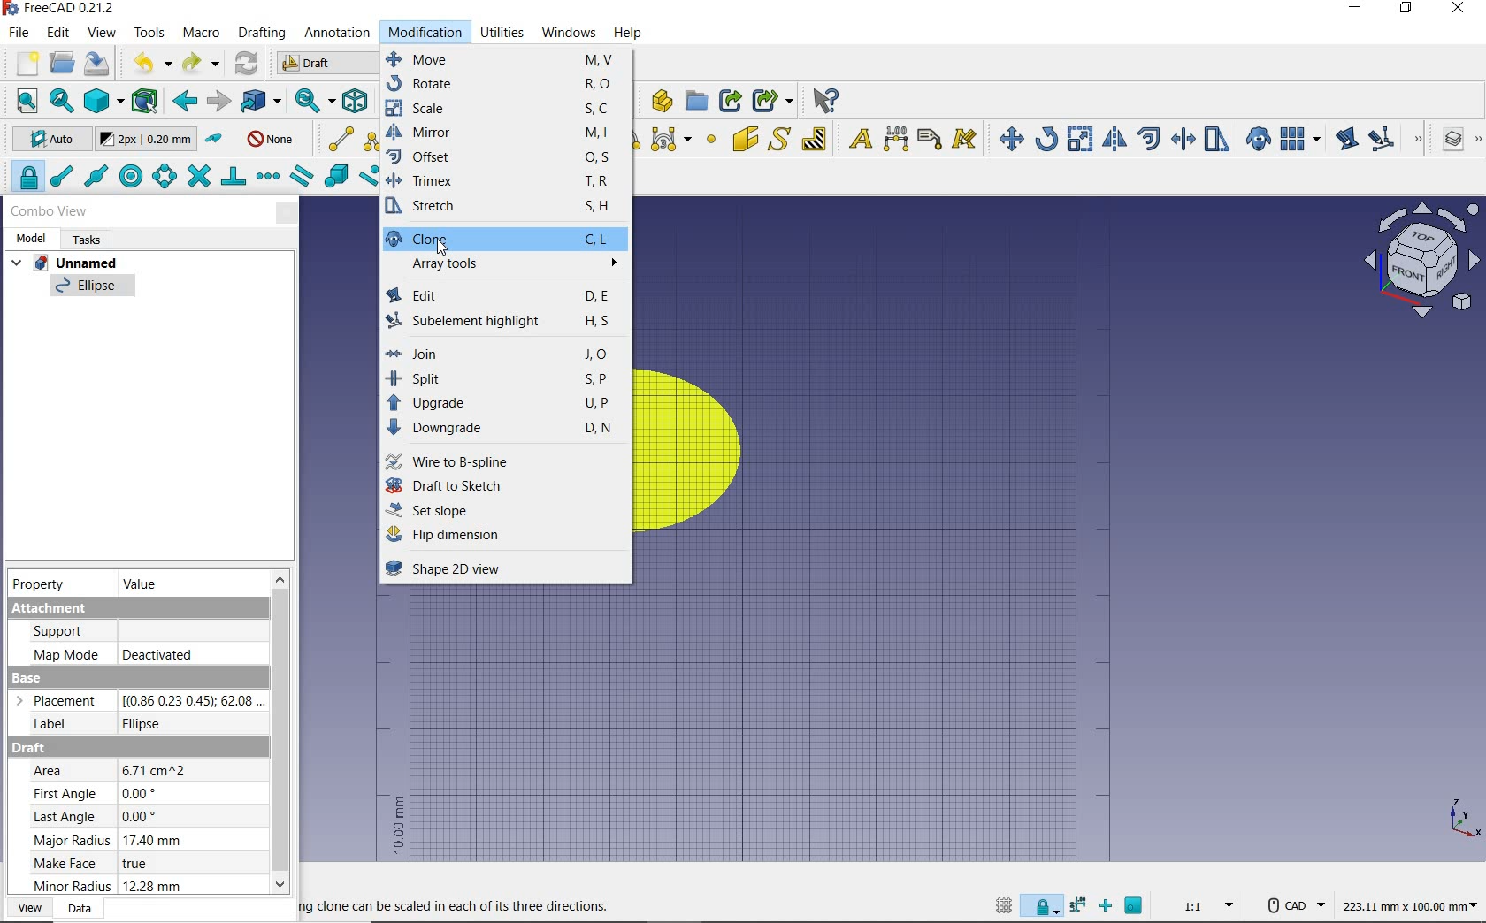 The height and width of the screenshot is (923, 1486). I want to click on scale, so click(508, 109).